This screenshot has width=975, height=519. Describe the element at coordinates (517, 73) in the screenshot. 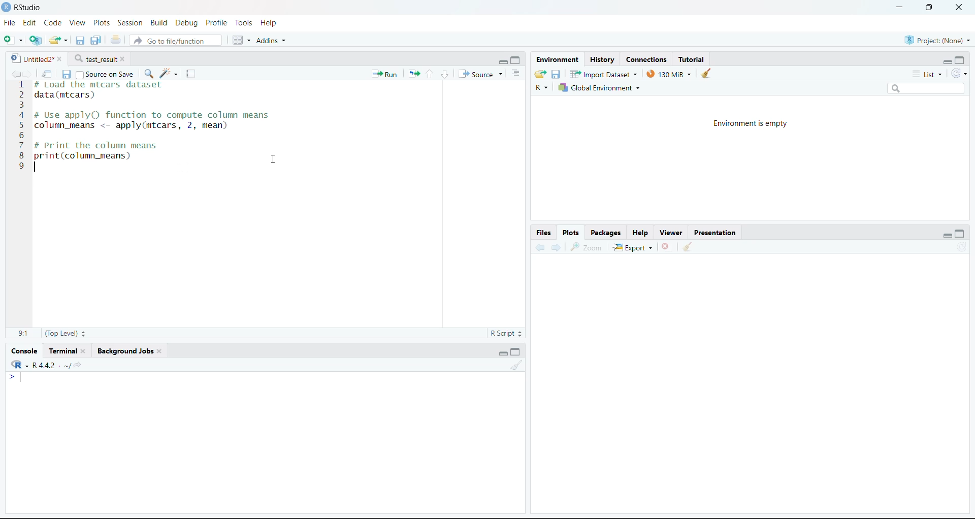

I see `List` at that location.